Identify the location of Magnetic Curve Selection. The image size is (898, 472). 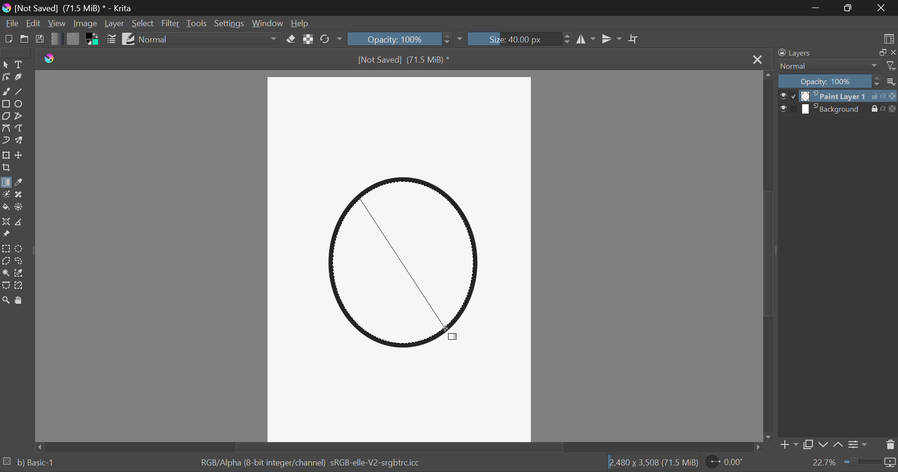
(22, 286).